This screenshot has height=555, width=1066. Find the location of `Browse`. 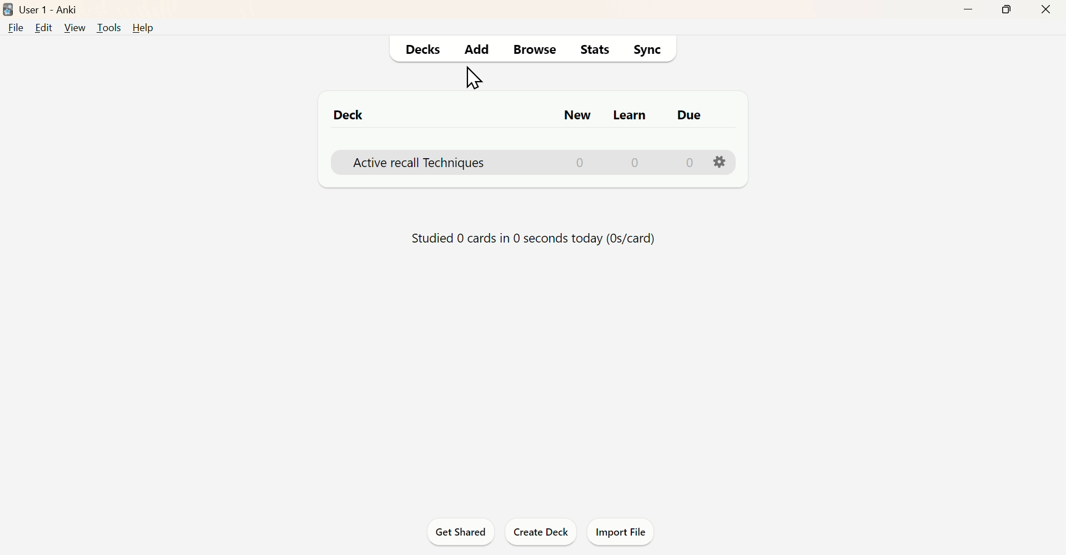

Browse is located at coordinates (536, 49).